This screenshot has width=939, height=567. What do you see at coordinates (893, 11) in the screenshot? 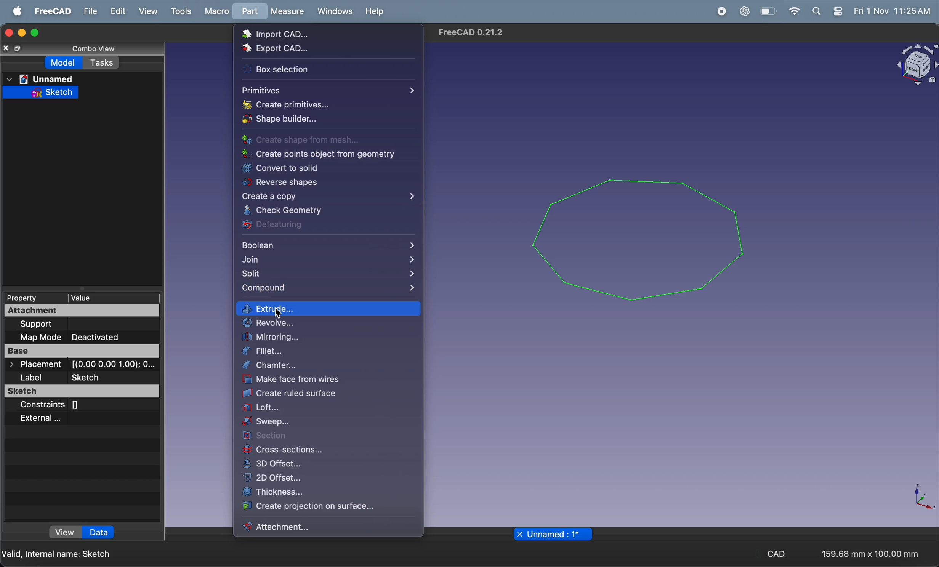
I see `Fri 1 Nov 11:25 AM` at bounding box center [893, 11].